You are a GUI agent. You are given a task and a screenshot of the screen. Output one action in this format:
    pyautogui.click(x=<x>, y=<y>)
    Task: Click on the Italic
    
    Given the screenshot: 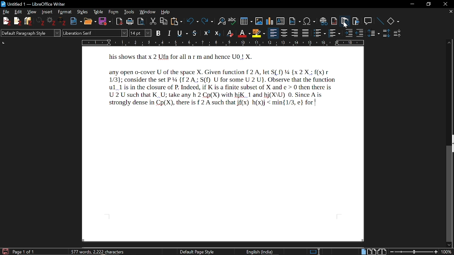 What is the action you would take?
    pyautogui.click(x=171, y=33)
    